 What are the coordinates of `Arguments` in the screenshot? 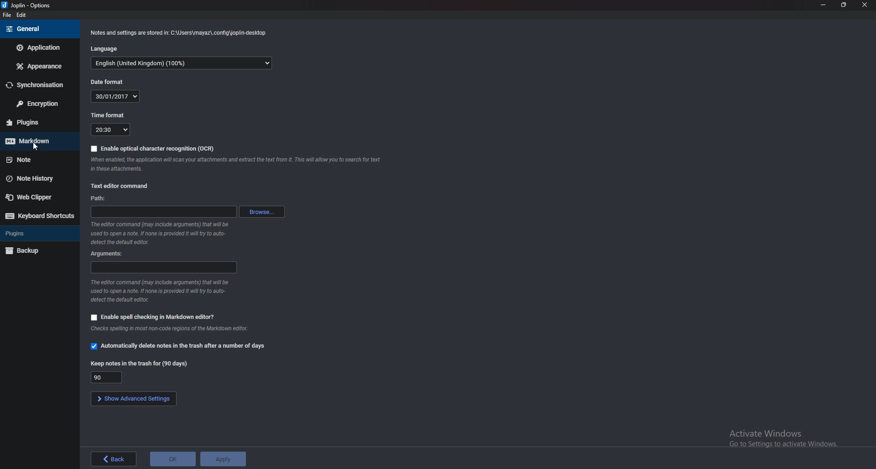 It's located at (107, 254).